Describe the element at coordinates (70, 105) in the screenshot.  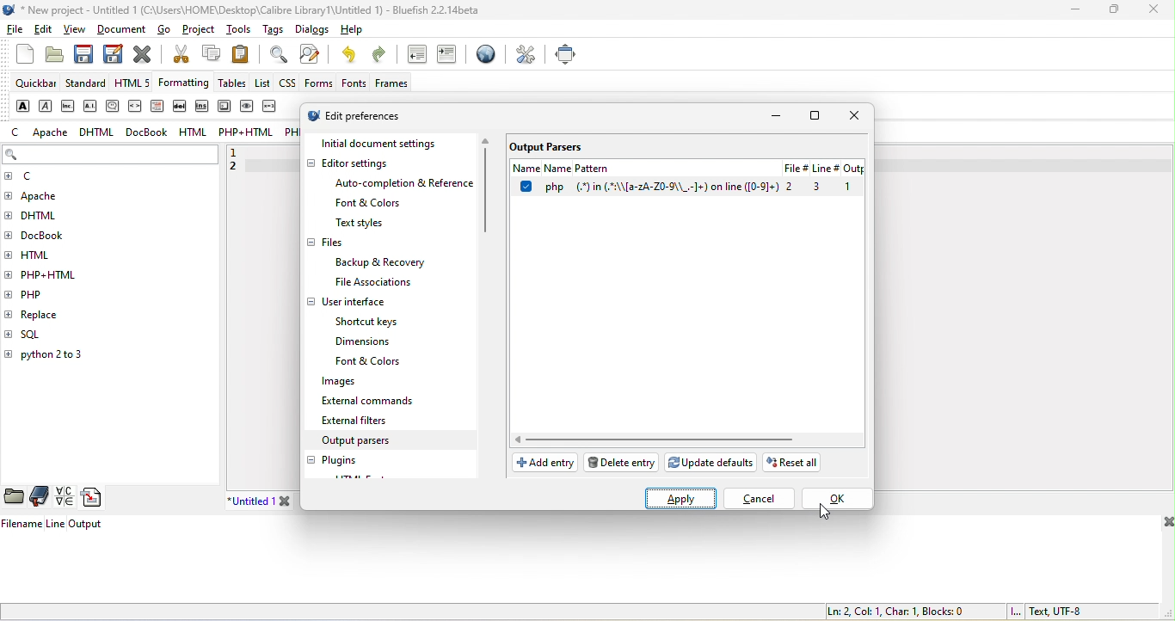
I see `abbreviation` at that location.